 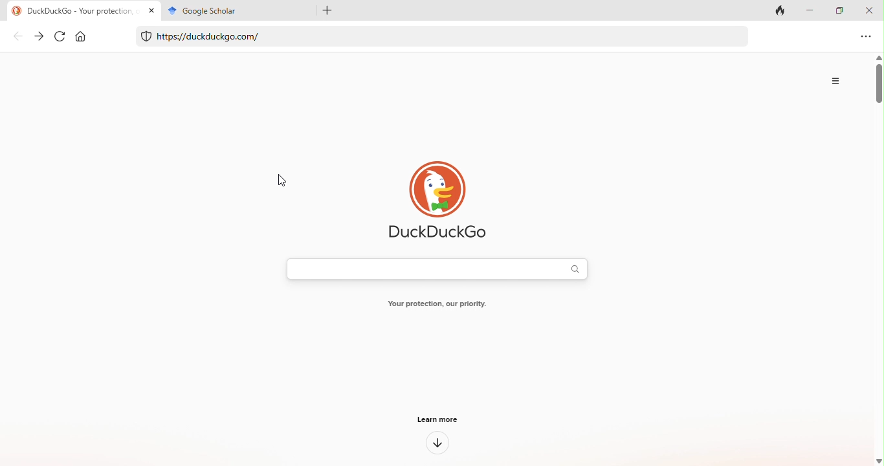 What do you see at coordinates (436, 267) in the screenshot?
I see `search bar` at bounding box center [436, 267].